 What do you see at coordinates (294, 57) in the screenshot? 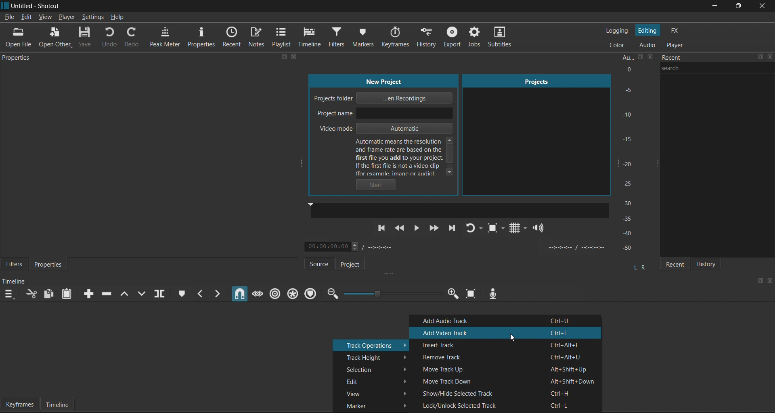
I see `close ` at bounding box center [294, 57].